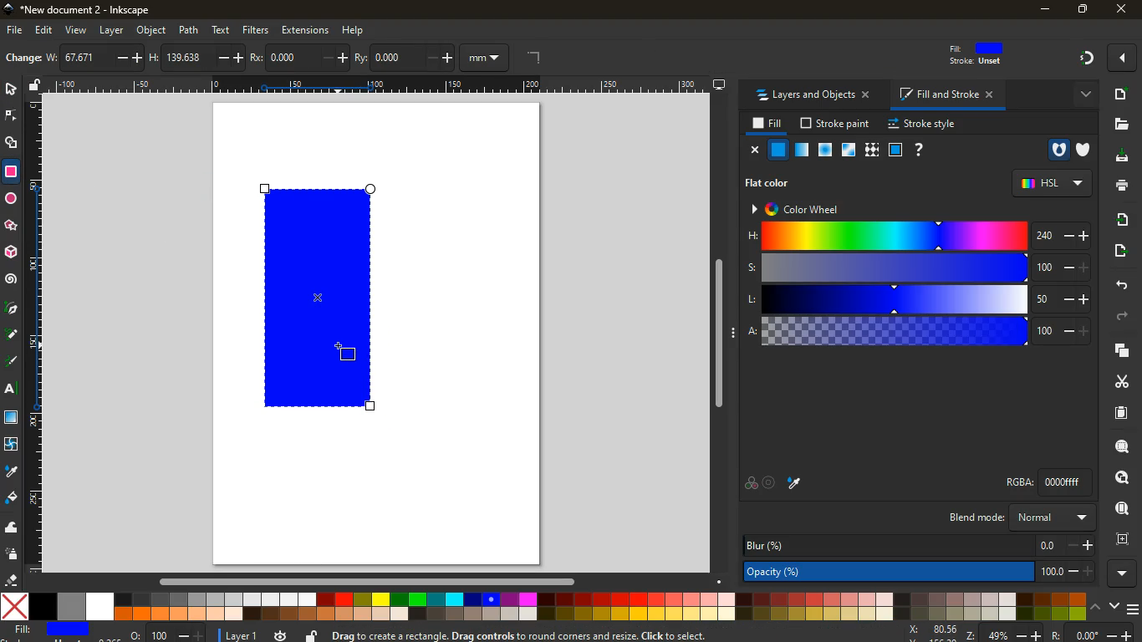 The image size is (1142, 642). What do you see at coordinates (1054, 184) in the screenshot?
I see `hsl` at bounding box center [1054, 184].